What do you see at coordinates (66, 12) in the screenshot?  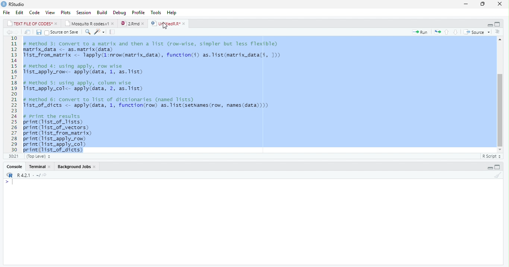 I see `Plots` at bounding box center [66, 12].